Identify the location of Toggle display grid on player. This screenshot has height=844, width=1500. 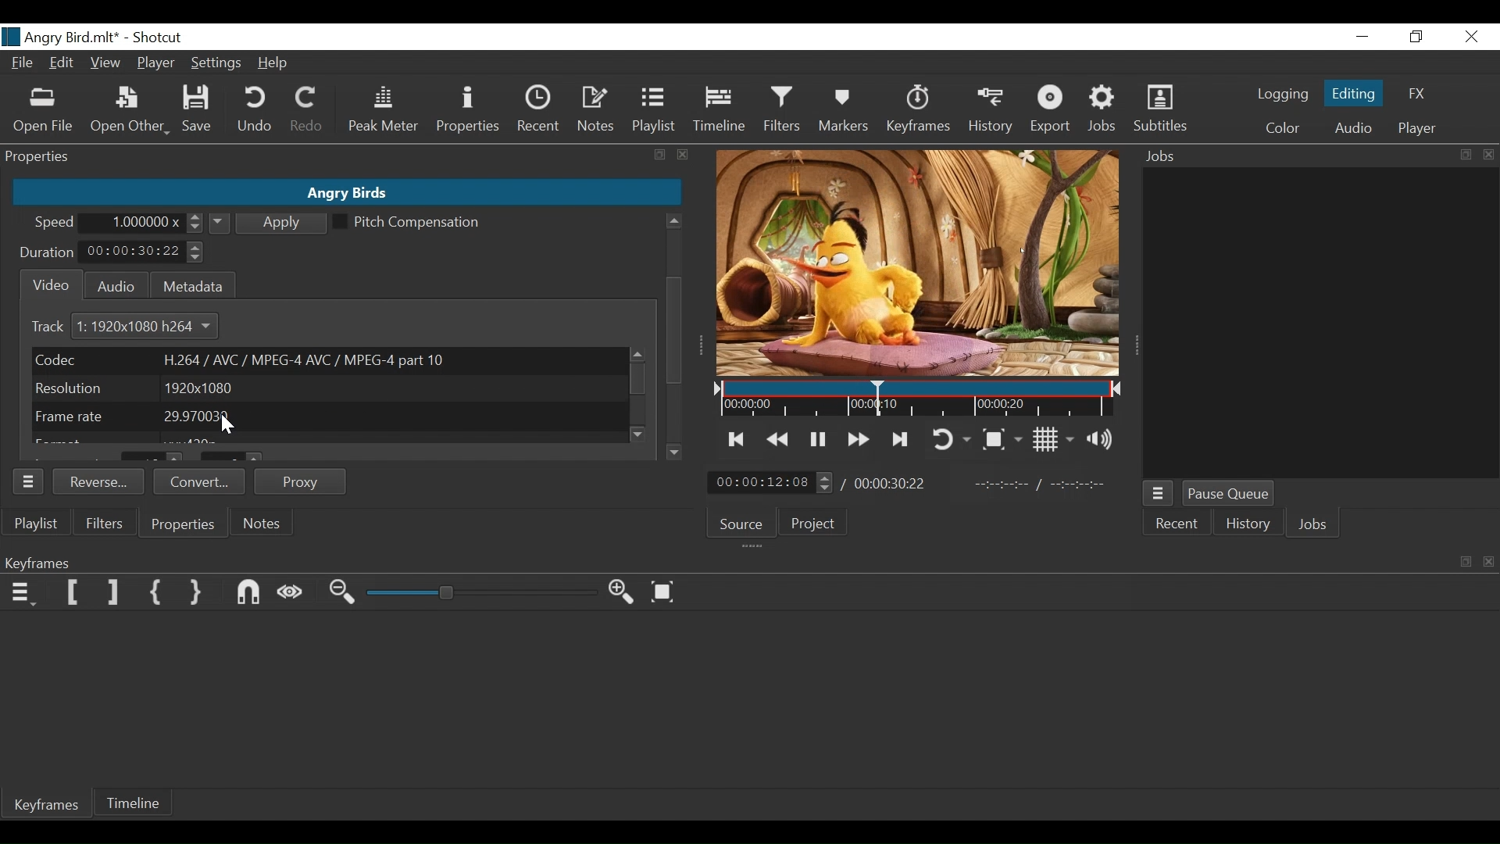
(1052, 440).